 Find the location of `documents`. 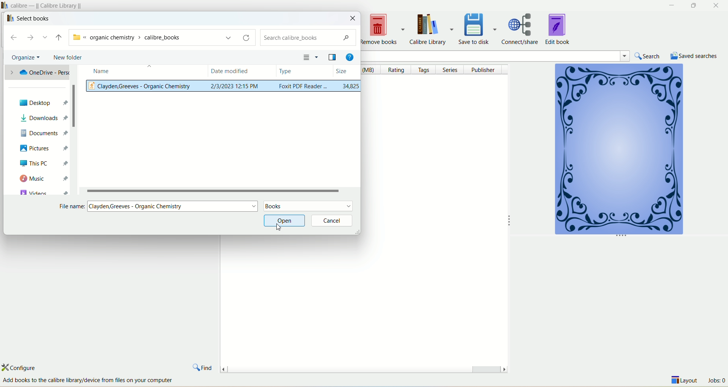

documents is located at coordinates (43, 132).